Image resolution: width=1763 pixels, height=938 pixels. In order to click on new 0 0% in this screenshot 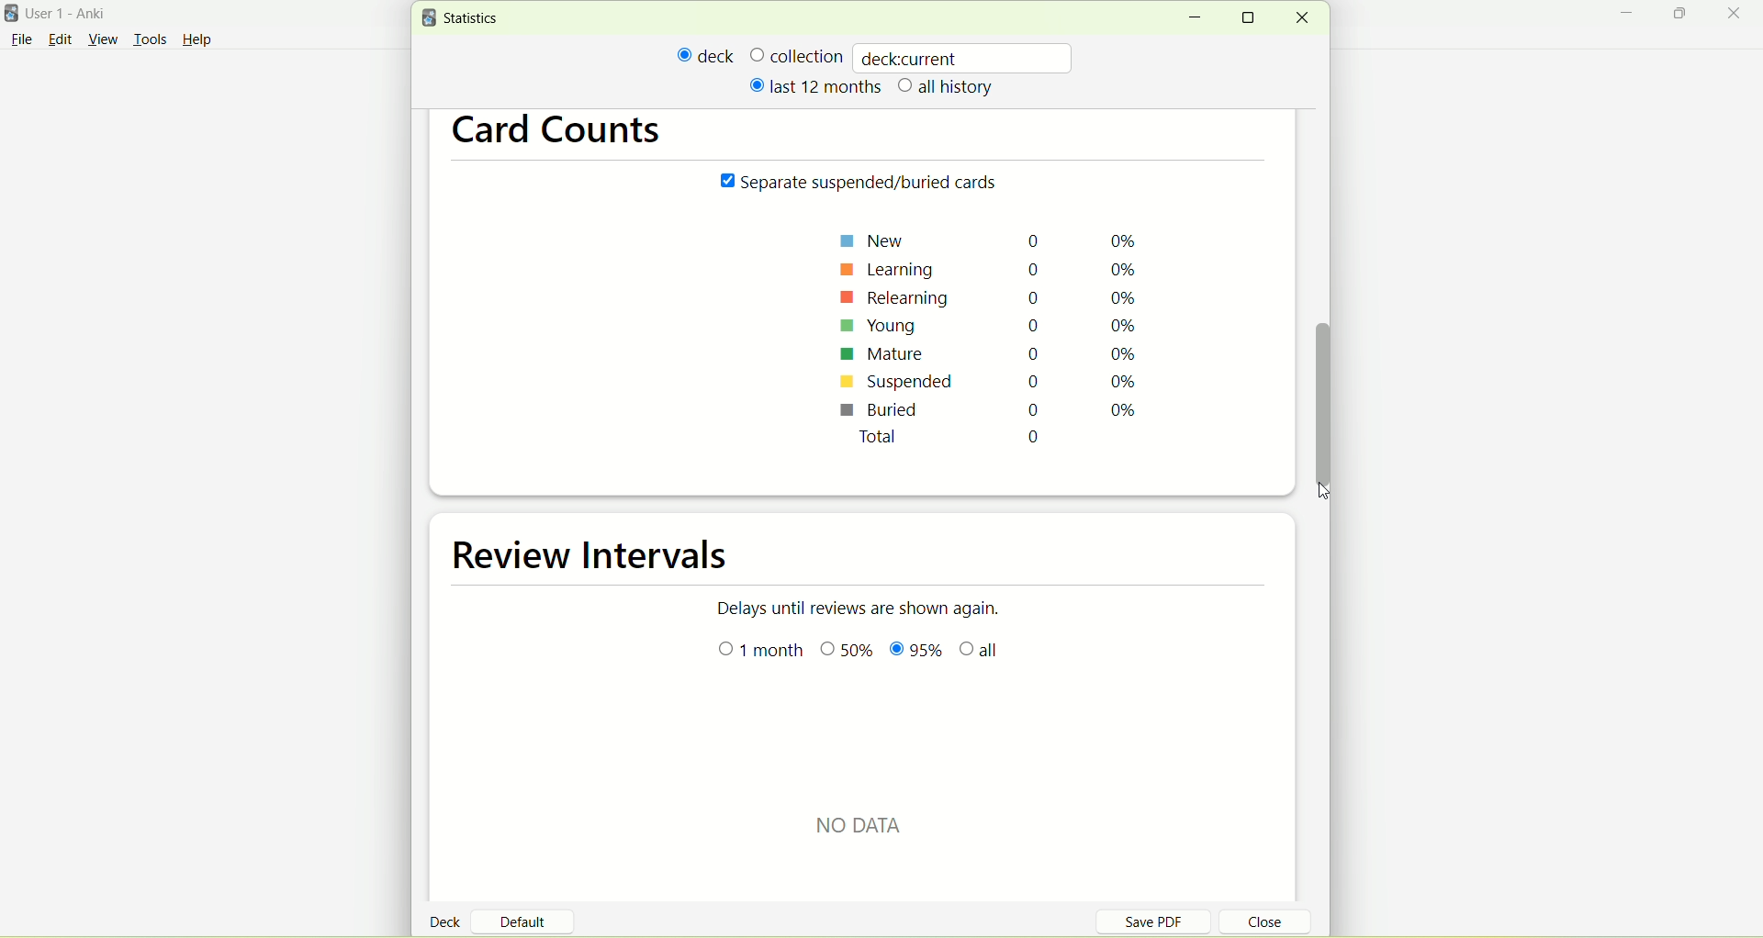, I will do `click(994, 240)`.